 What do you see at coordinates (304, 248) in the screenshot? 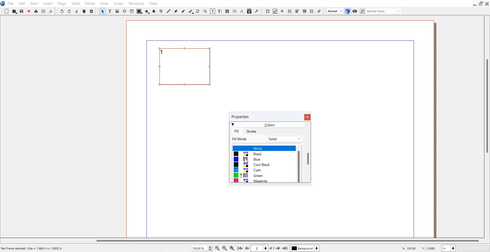
I see `Select layer background` at bounding box center [304, 248].